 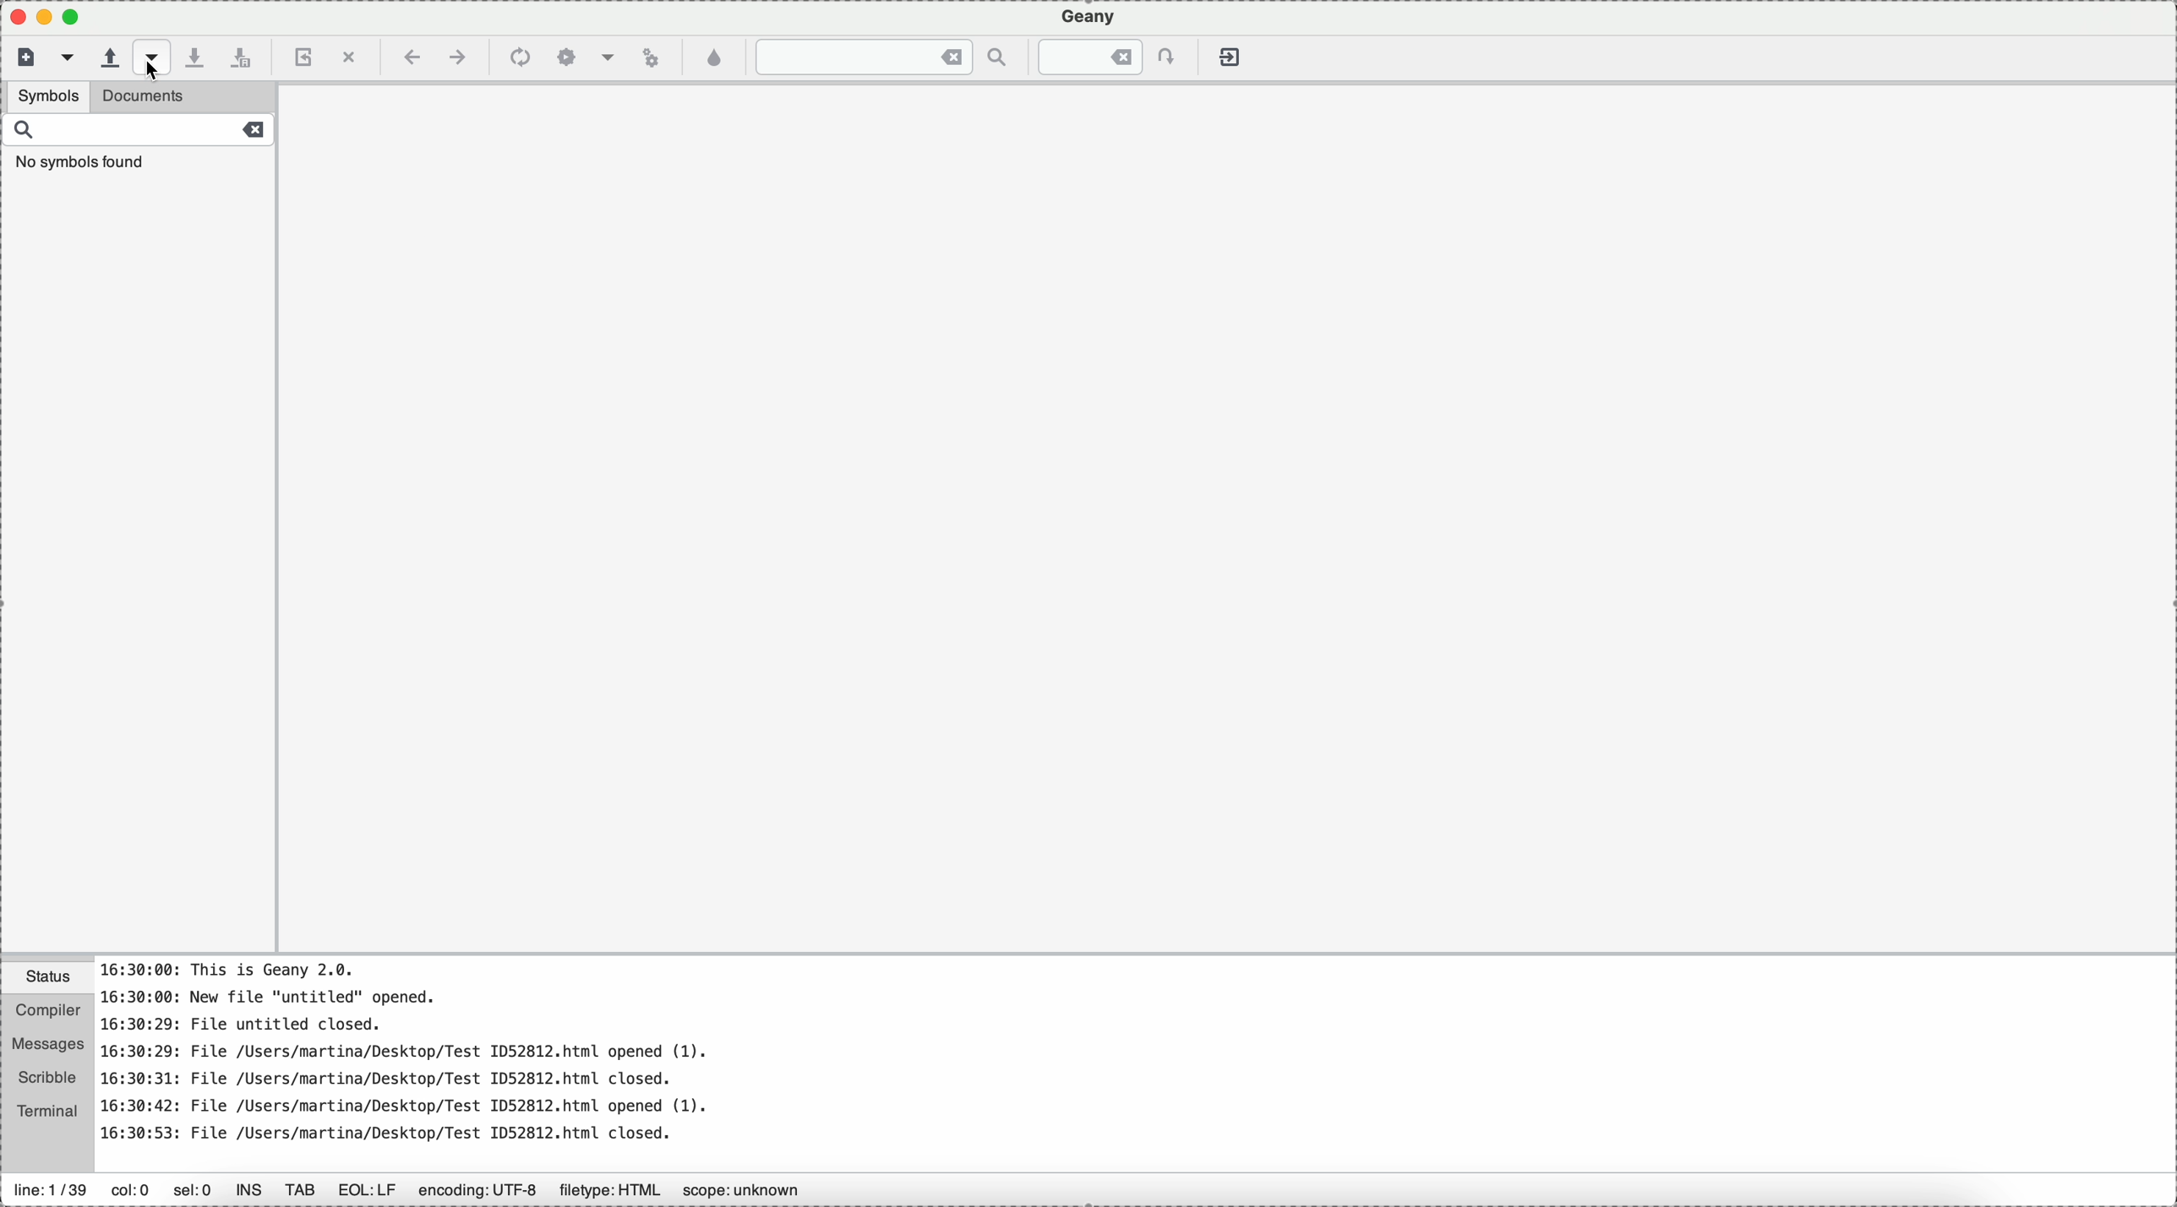 I want to click on reload the current file from disk, so click(x=303, y=55).